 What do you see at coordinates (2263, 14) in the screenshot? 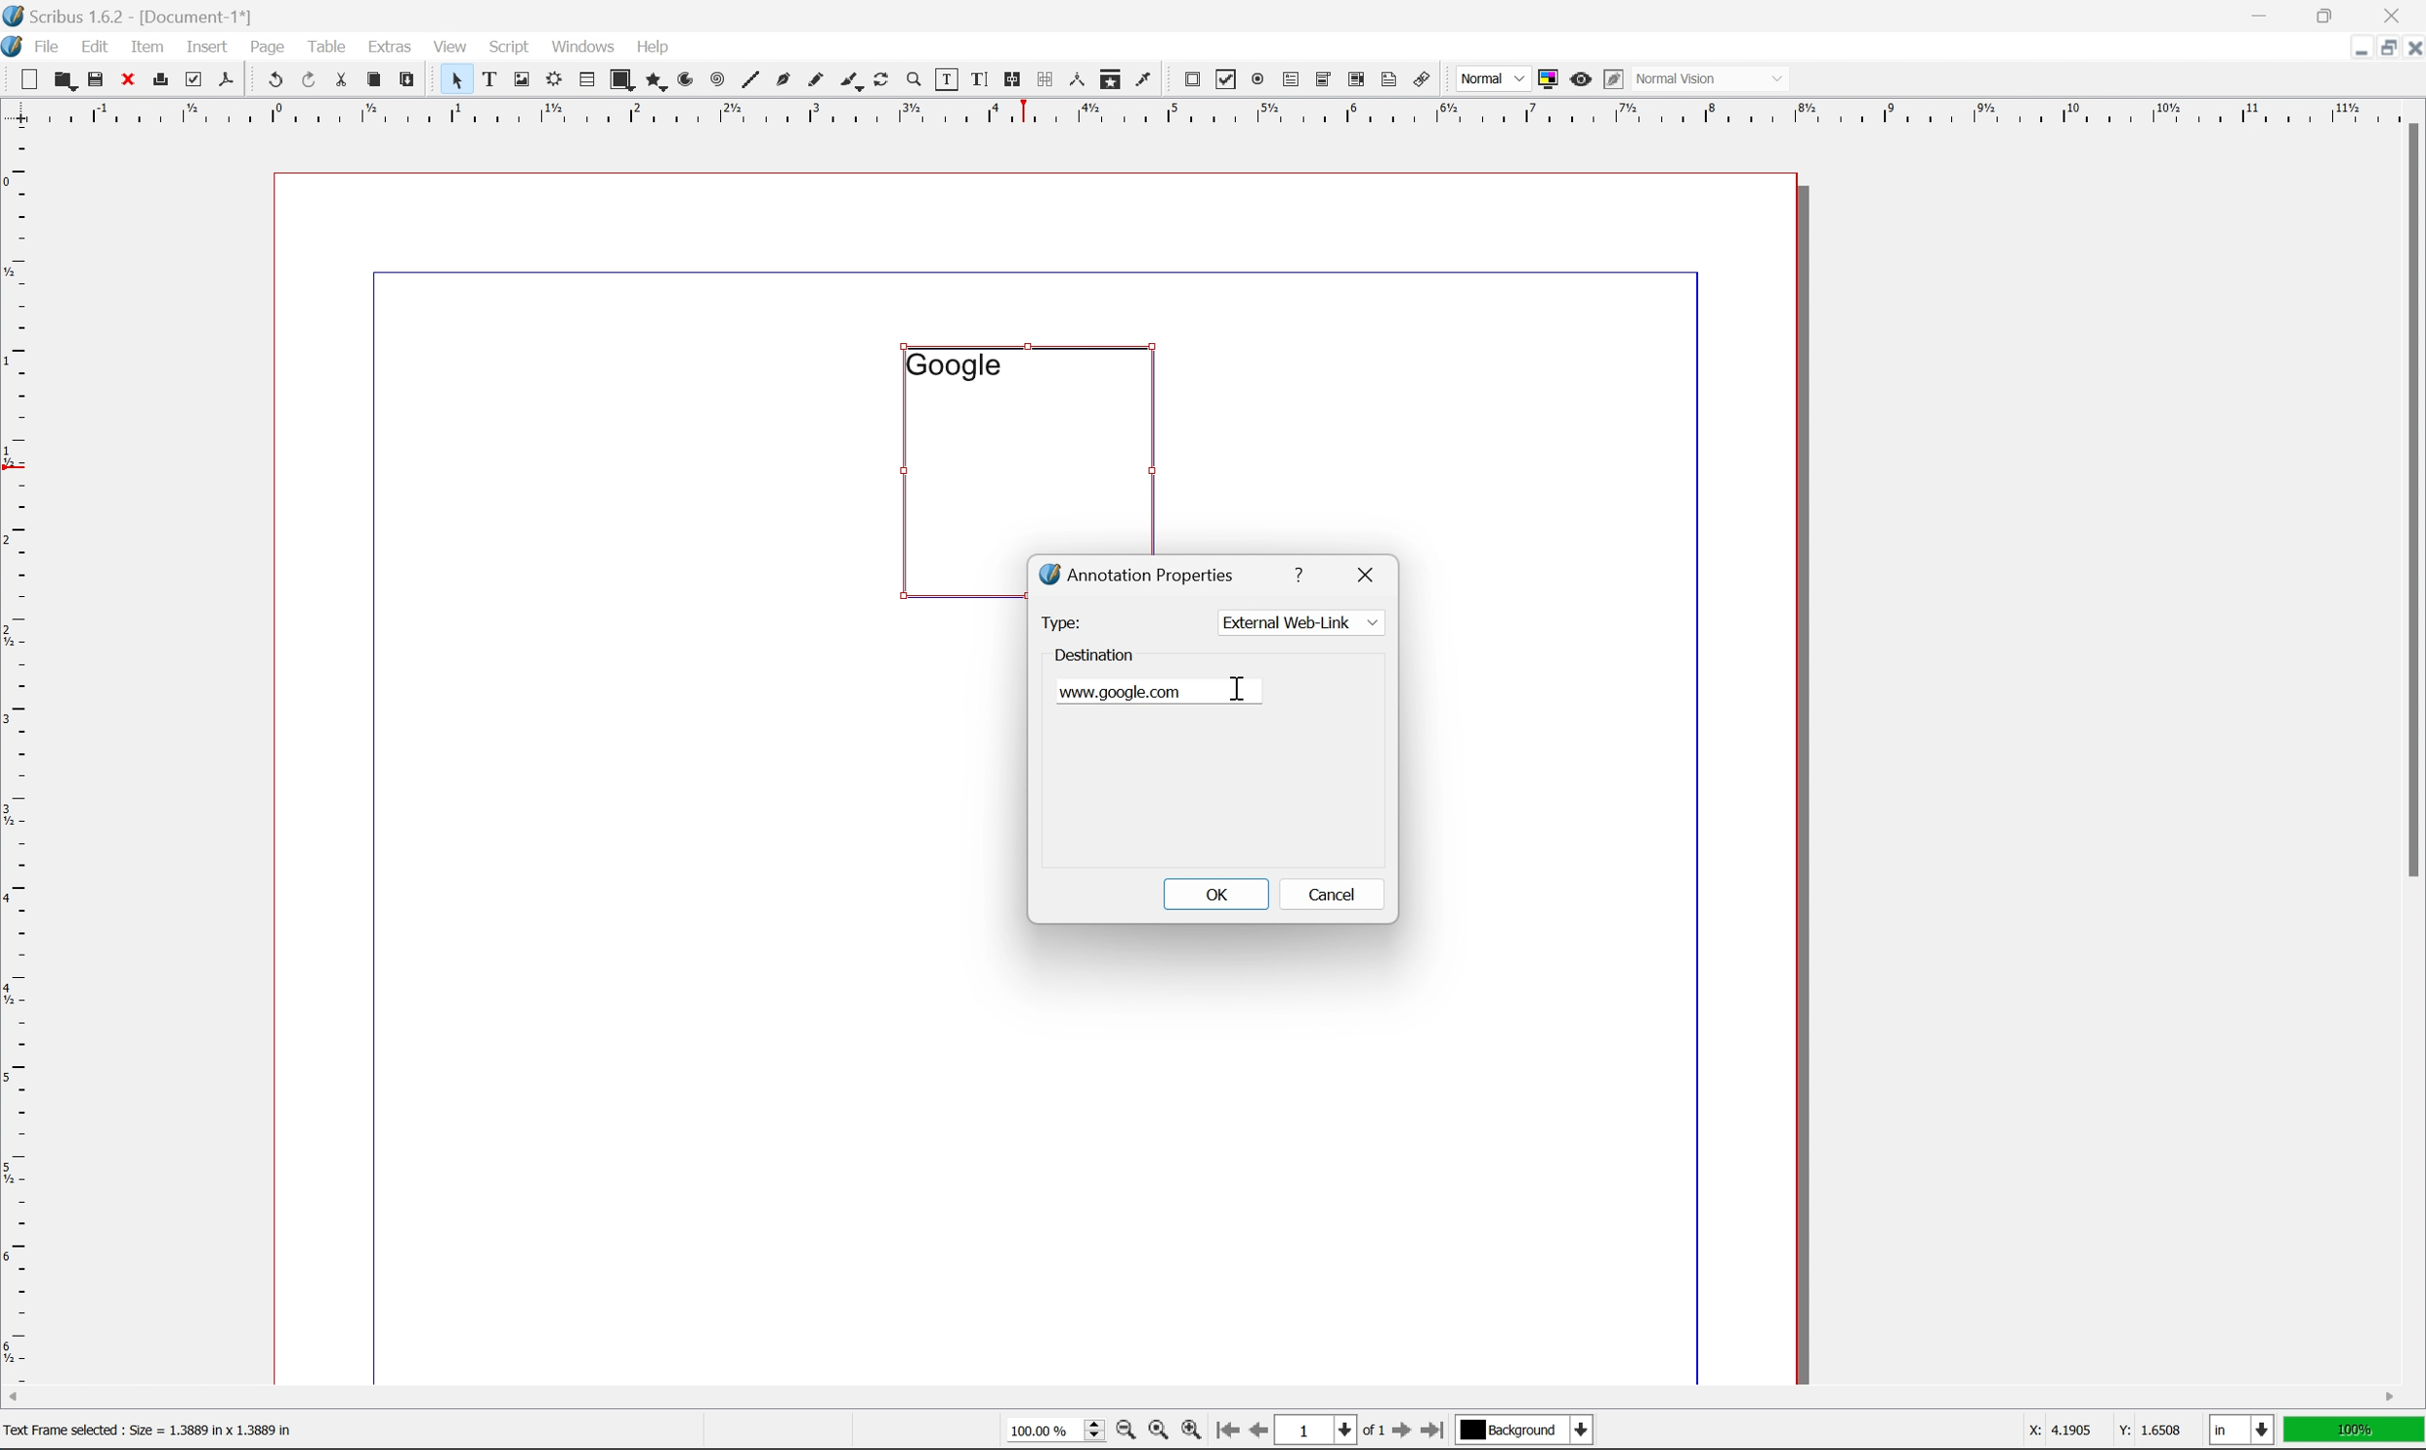
I see `minimize` at bounding box center [2263, 14].